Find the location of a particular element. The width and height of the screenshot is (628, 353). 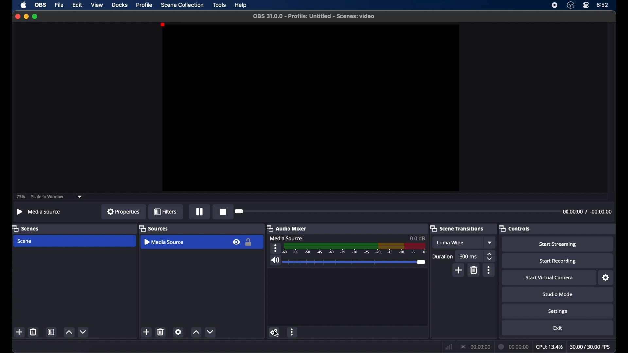

minimize is located at coordinates (26, 16).